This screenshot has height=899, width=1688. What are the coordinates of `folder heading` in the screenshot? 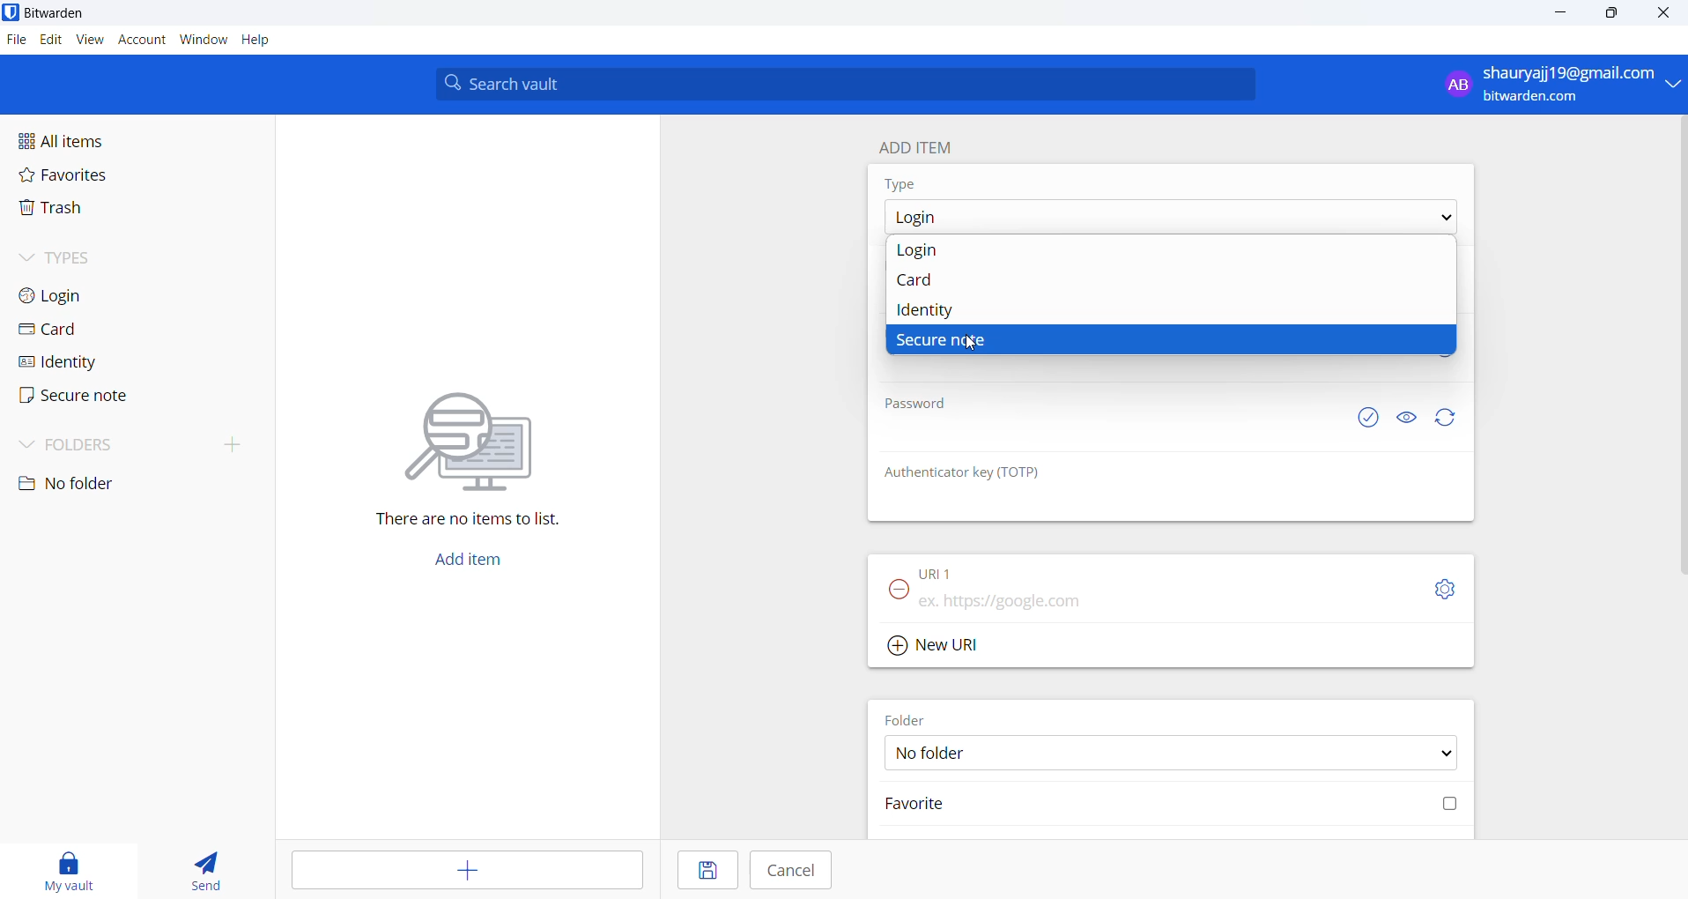 It's located at (904, 720).